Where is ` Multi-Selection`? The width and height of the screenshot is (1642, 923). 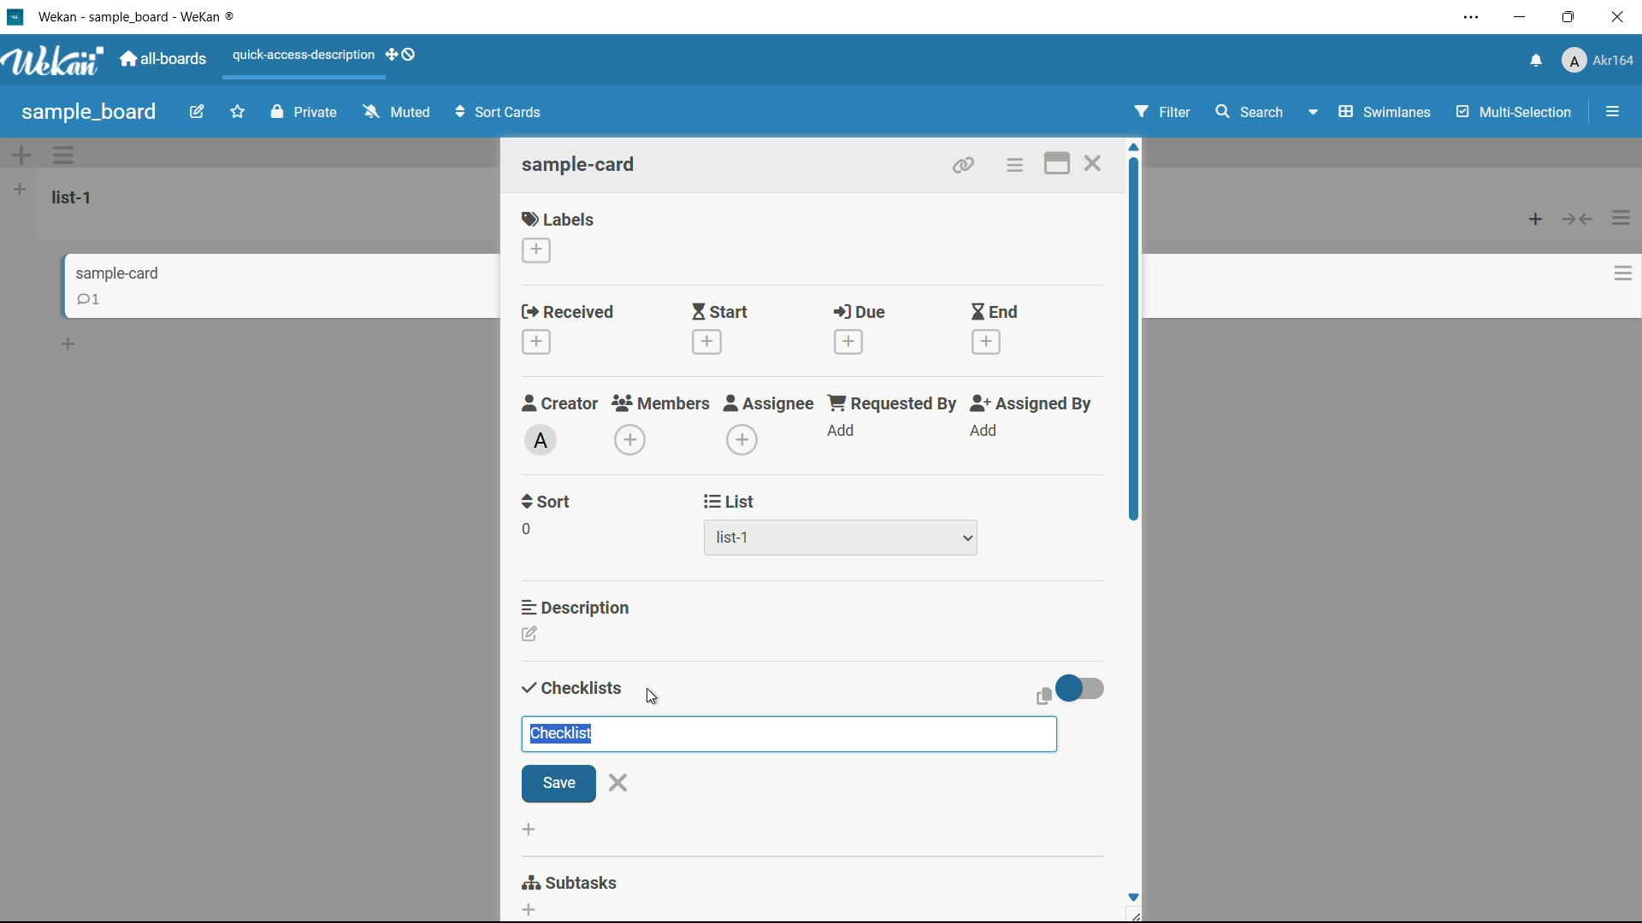
 Multi-Selection is located at coordinates (1516, 114).